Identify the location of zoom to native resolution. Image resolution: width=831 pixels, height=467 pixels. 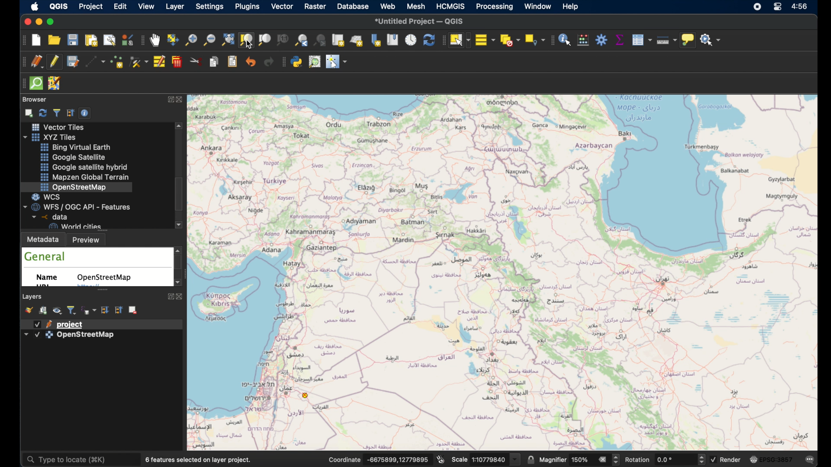
(283, 41).